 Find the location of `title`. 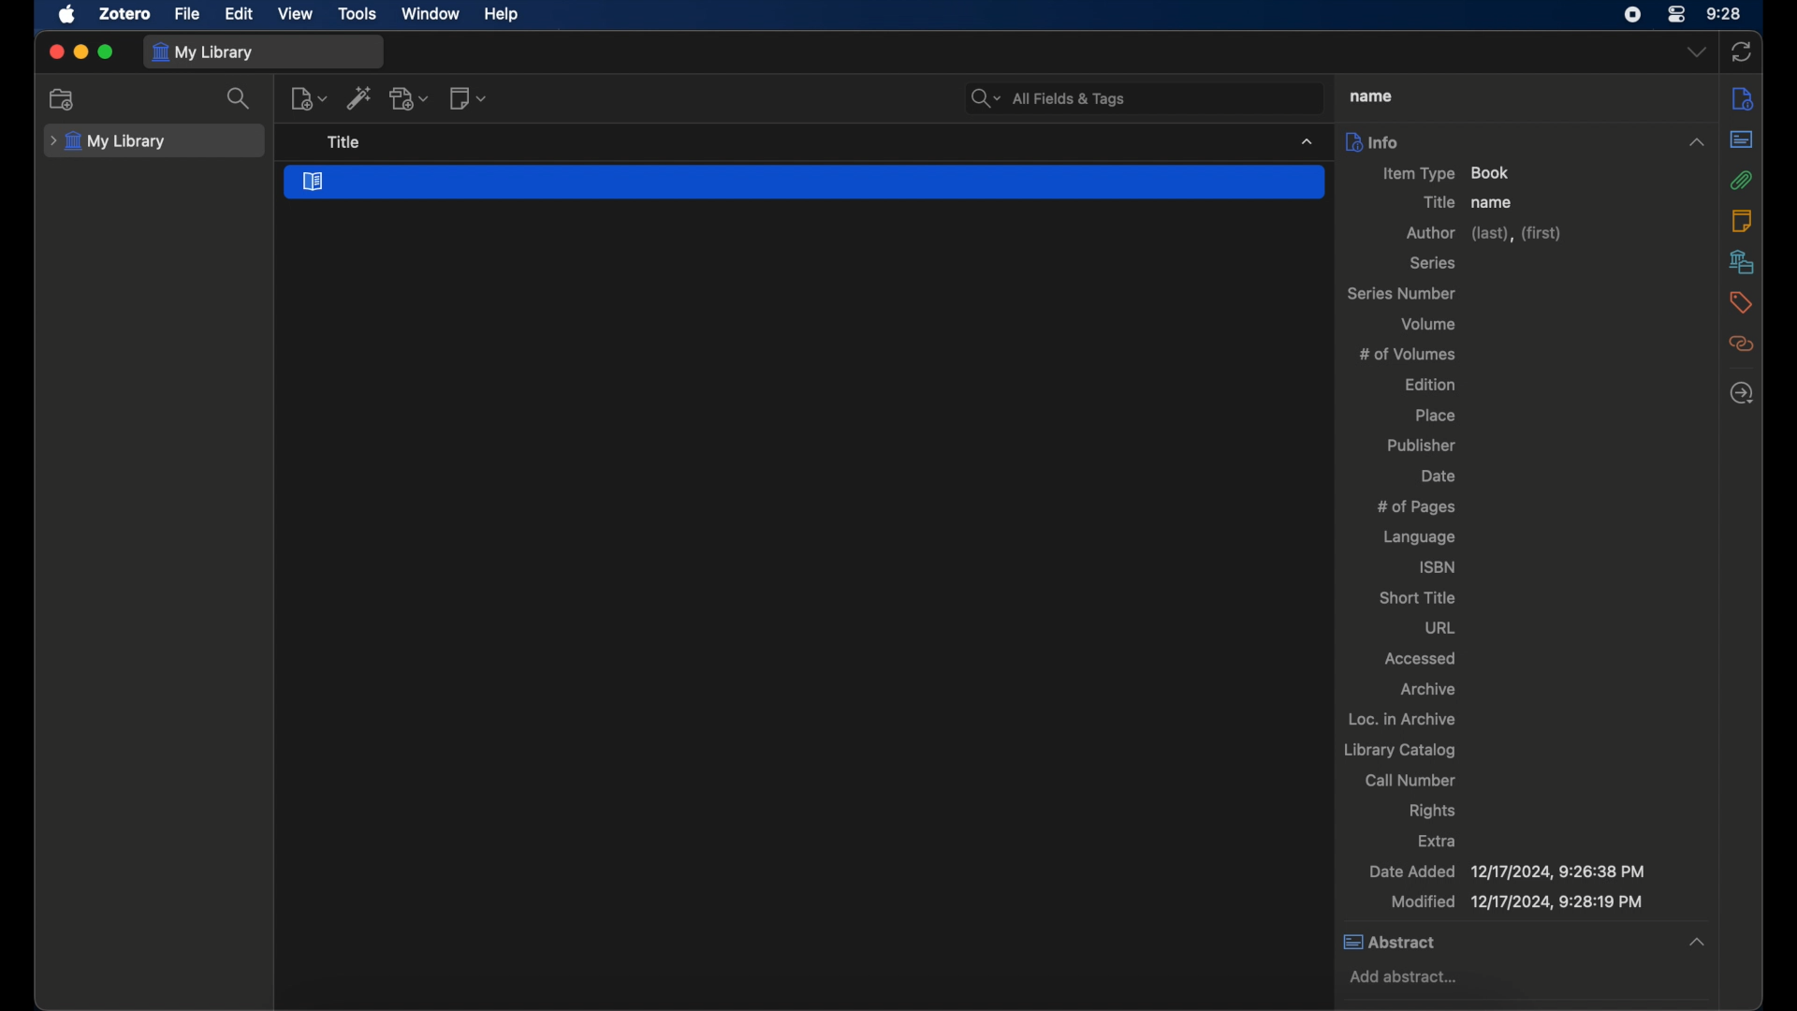

title is located at coordinates (1436, 201).